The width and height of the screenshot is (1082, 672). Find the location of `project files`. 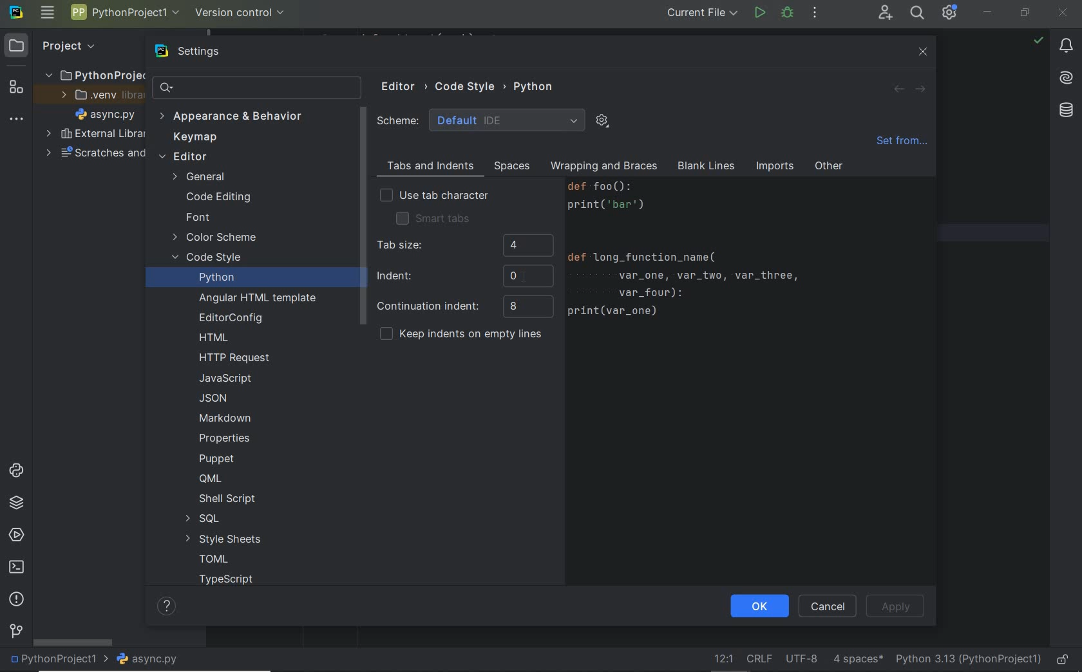

project files is located at coordinates (106, 115).